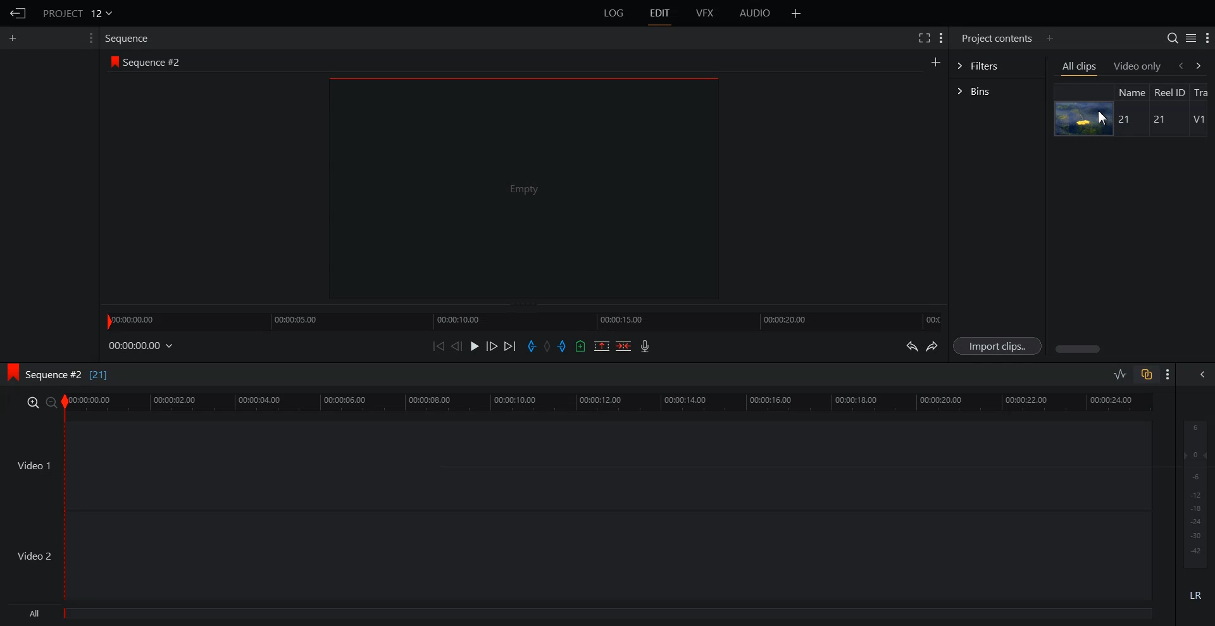 The height and width of the screenshot is (626, 1215). Describe the element at coordinates (532, 346) in the screenshot. I see `Add an in mark at the current position` at that location.